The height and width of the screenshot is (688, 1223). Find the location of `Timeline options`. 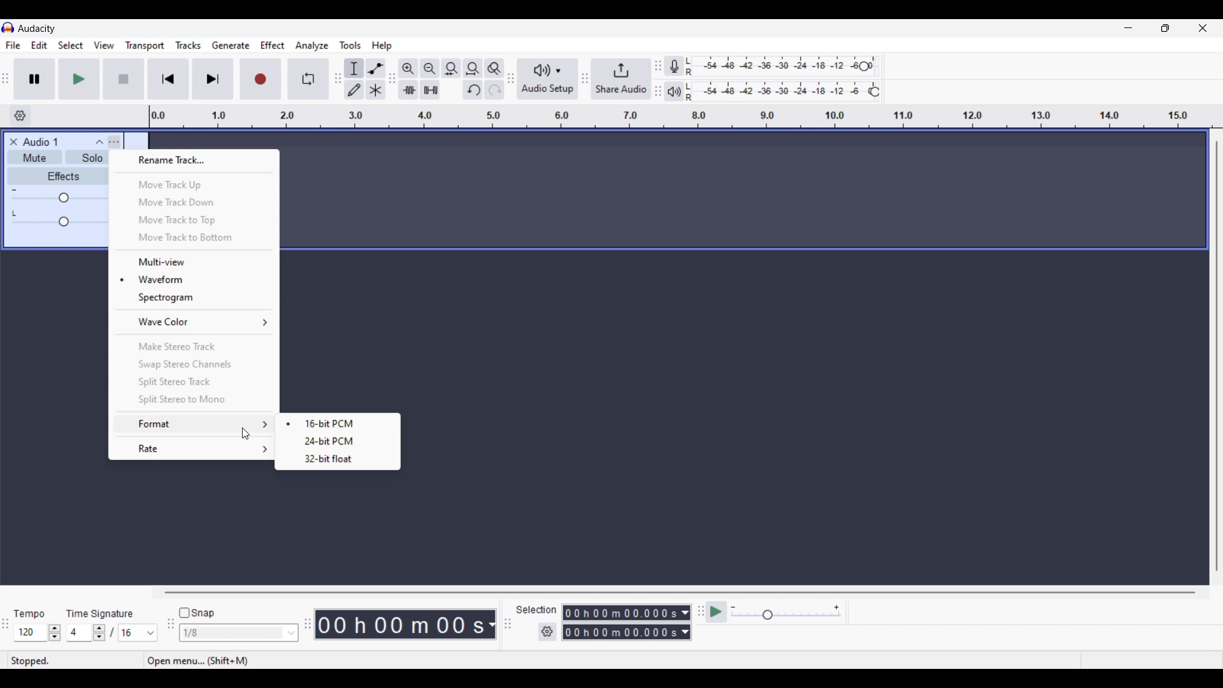

Timeline options is located at coordinates (20, 116).